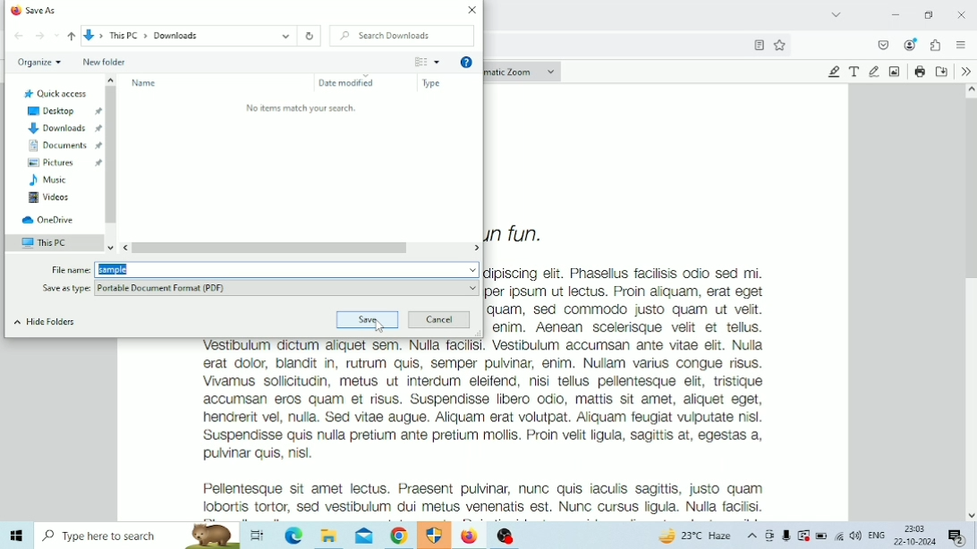  Describe the element at coordinates (439, 320) in the screenshot. I see `Cancel` at that location.